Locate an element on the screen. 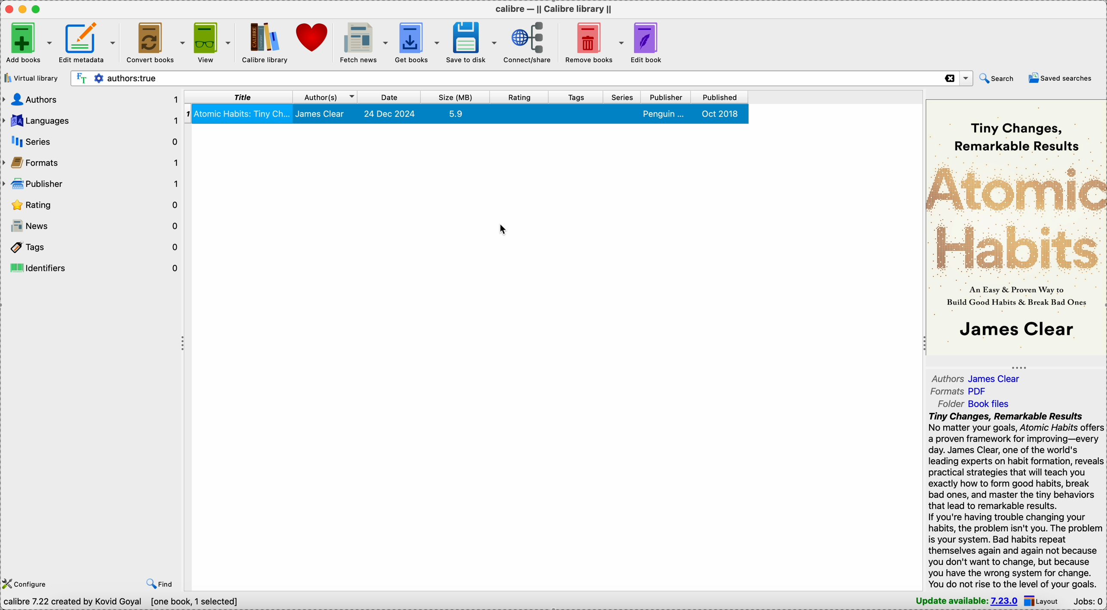 This screenshot has height=610, width=1107. title is located at coordinates (239, 97).